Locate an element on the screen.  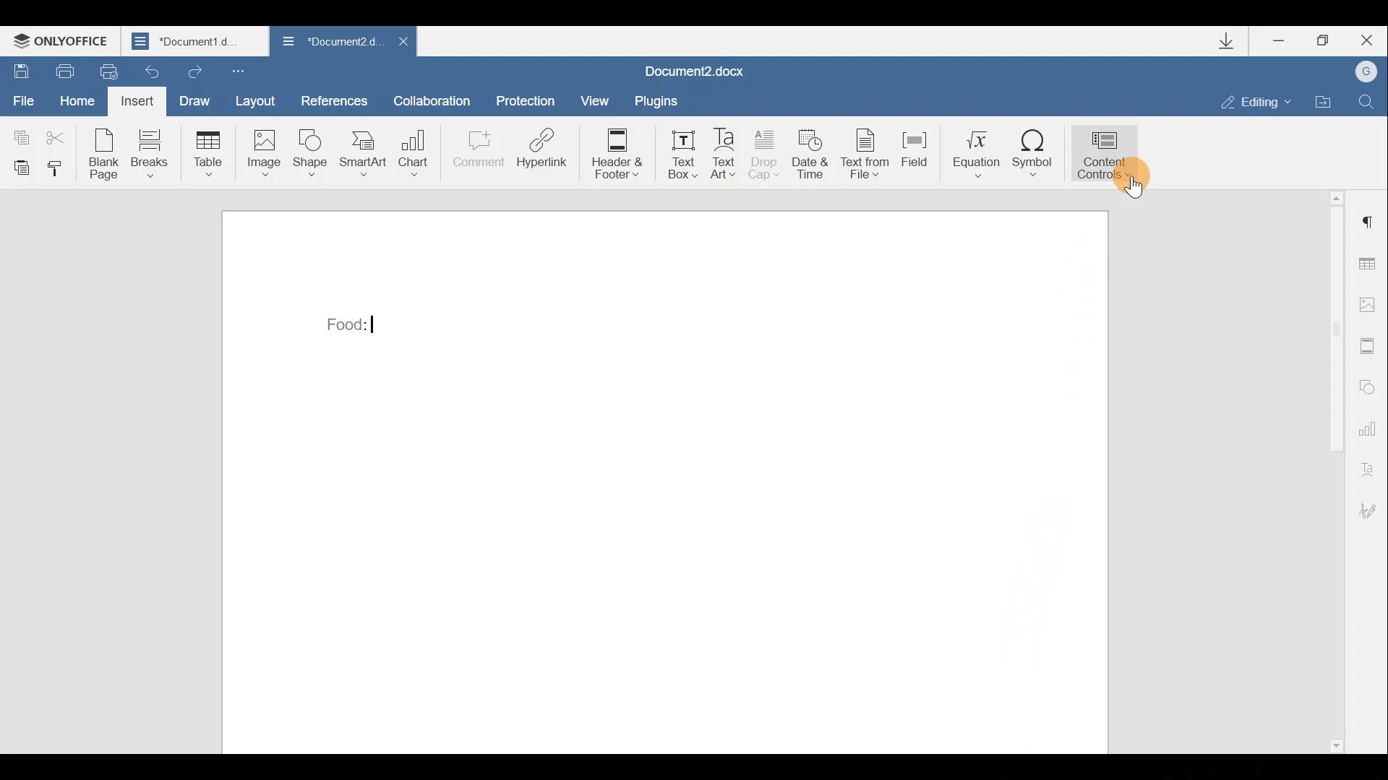
Text box is located at coordinates (678, 157).